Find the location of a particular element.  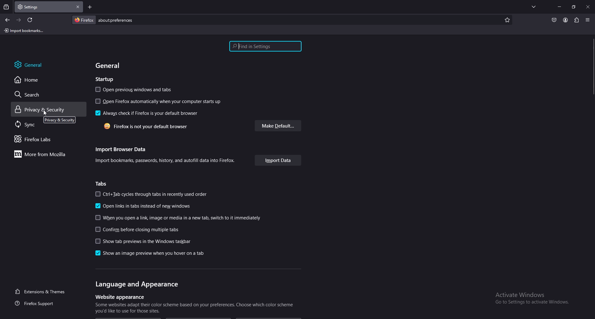

recent browsing is located at coordinates (6, 7).